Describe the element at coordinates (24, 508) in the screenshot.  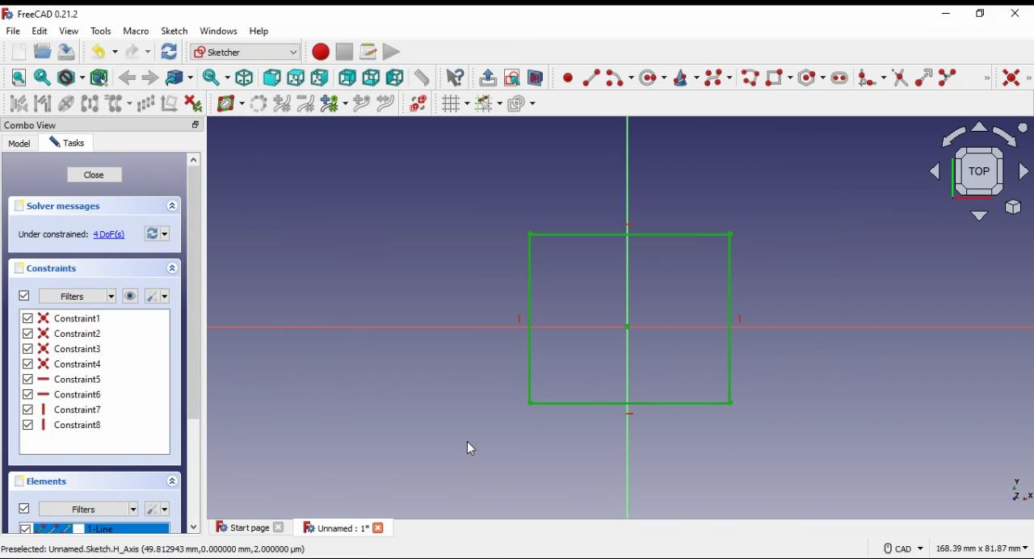
I see `on/off elements` at that location.